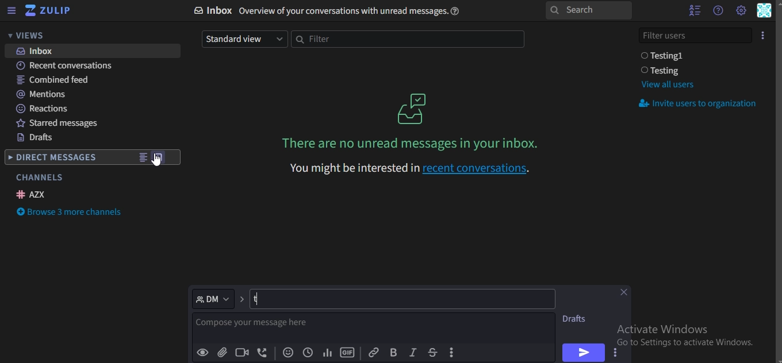 The image size is (782, 363). What do you see at coordinates (764, 34) in the screenshot?
I see `icon` at bounding box center [764, 34].